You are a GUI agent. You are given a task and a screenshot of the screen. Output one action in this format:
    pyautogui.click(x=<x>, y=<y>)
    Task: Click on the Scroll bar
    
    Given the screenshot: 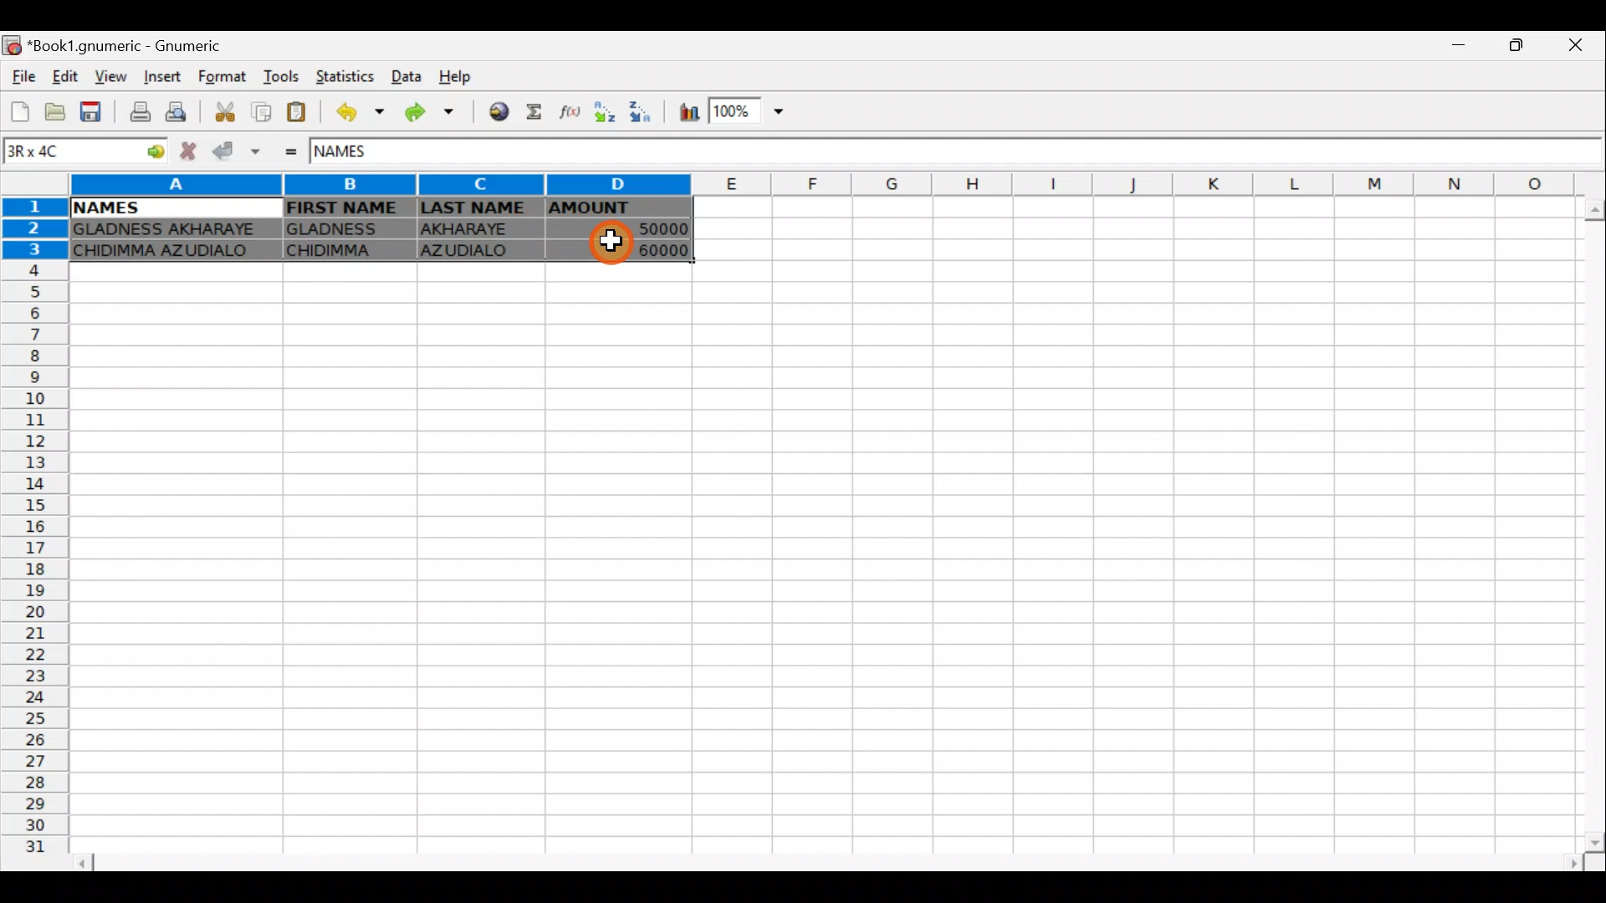 What is the action you would take?
    pyautogui.click(x=826, y=863)
    